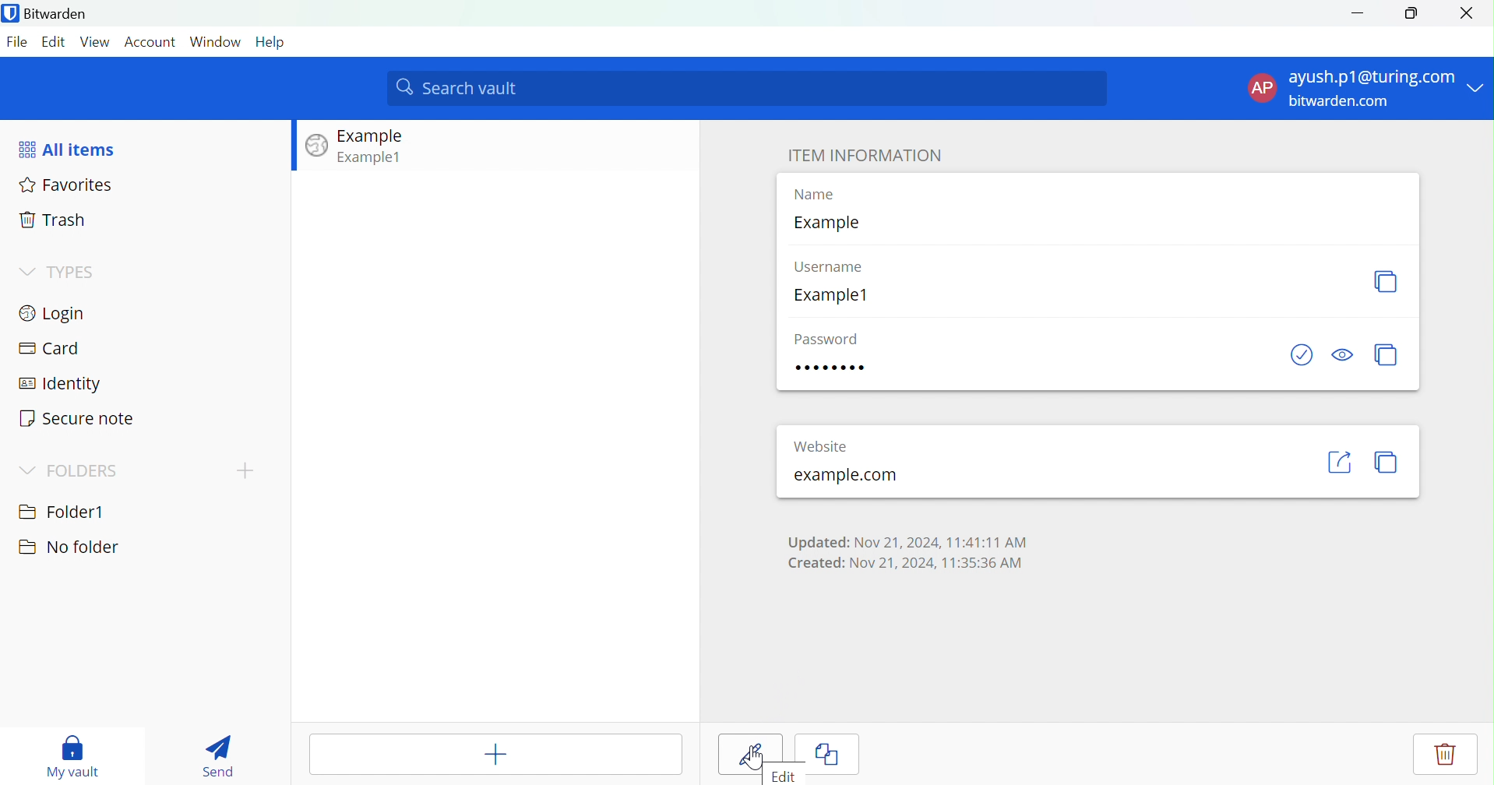 This screenshot has height=785, width=1494. What do you see at coordinates (1478, 83) in the screenshot?
I see `Drop Down` at bounding box center [1478, 83].